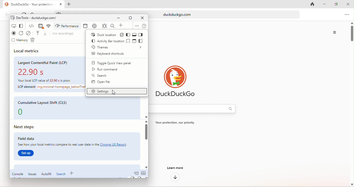 This screenshot has width=354, height=187. I want to click on unload, so click(46, 33).